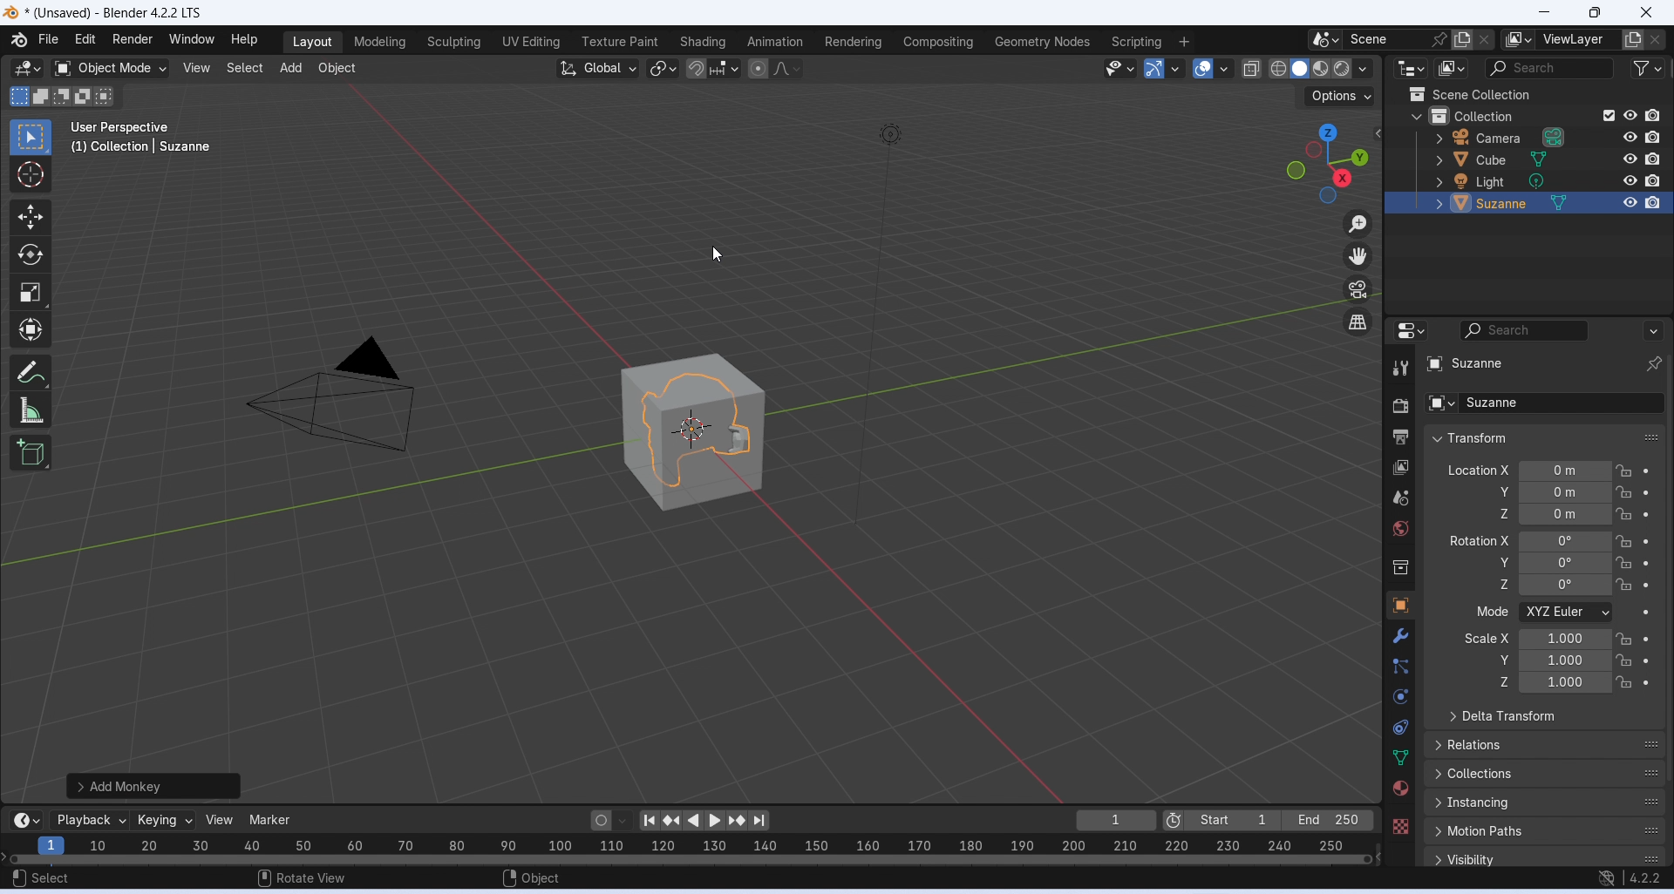 This screenshot has width=1674, height=894. I want to click on UV editing, so click(530, 41).